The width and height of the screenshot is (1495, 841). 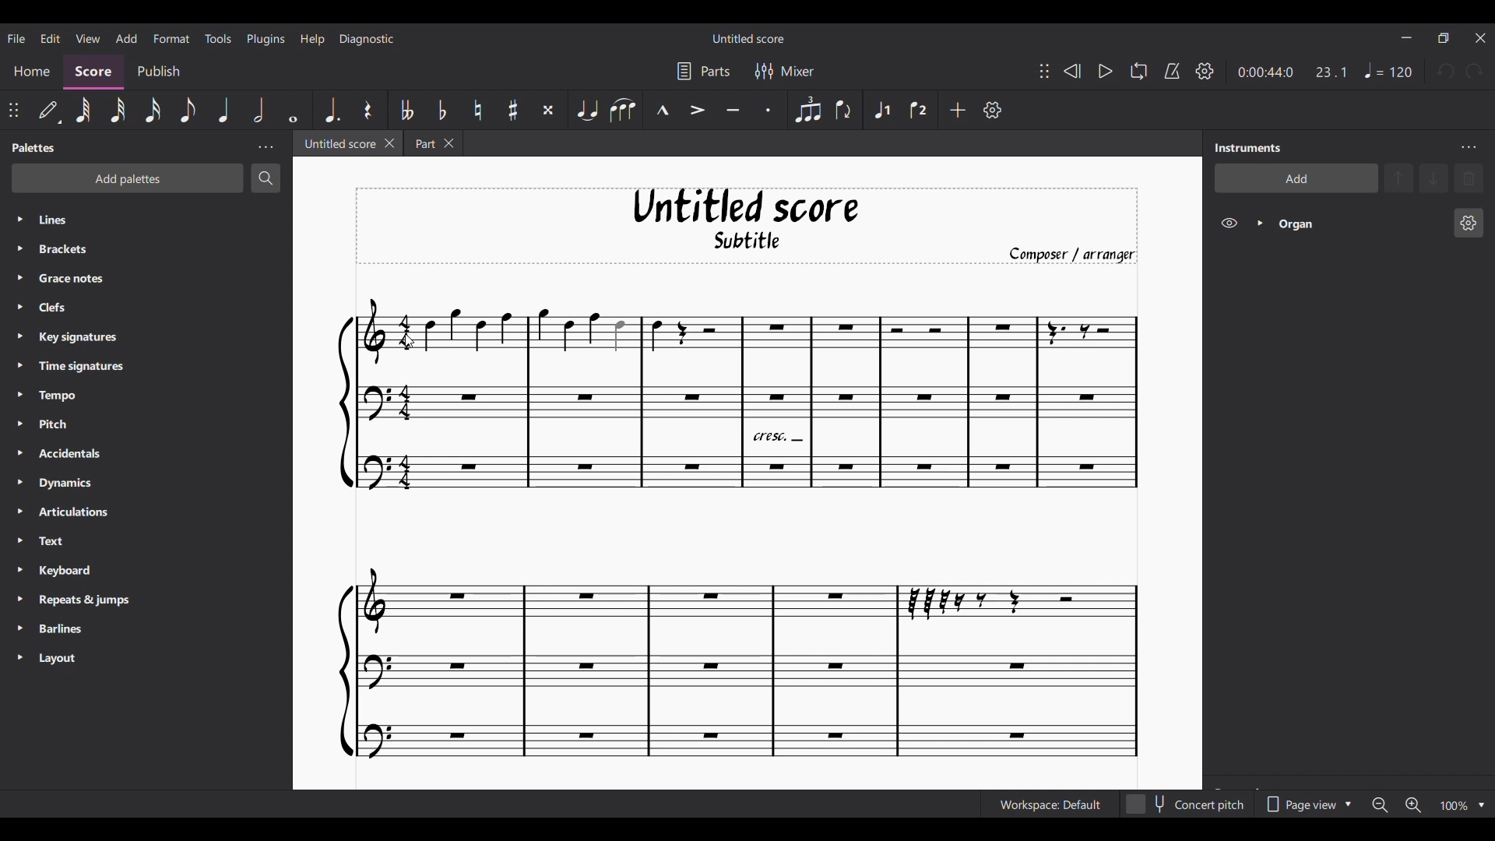 What do you see at coordinates (958, 110) in the screenshot?
I see `Add` at bounding box center [958, 110].